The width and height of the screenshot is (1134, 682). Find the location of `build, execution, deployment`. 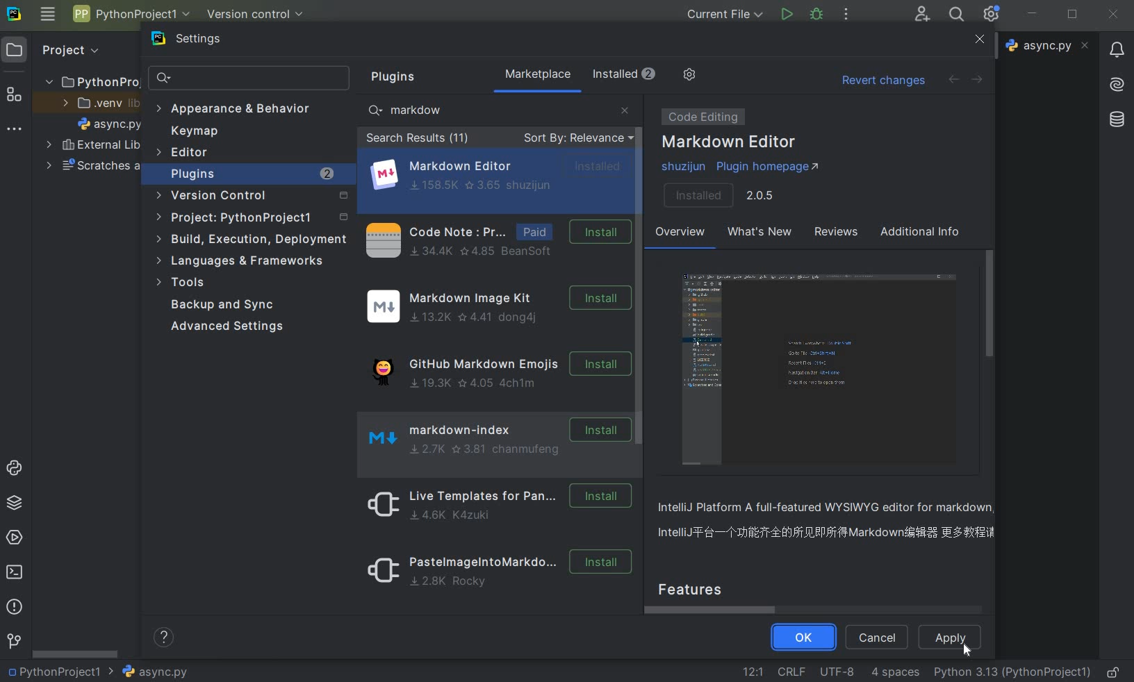

build, execution, deployment is located at coordinates (252, 240).